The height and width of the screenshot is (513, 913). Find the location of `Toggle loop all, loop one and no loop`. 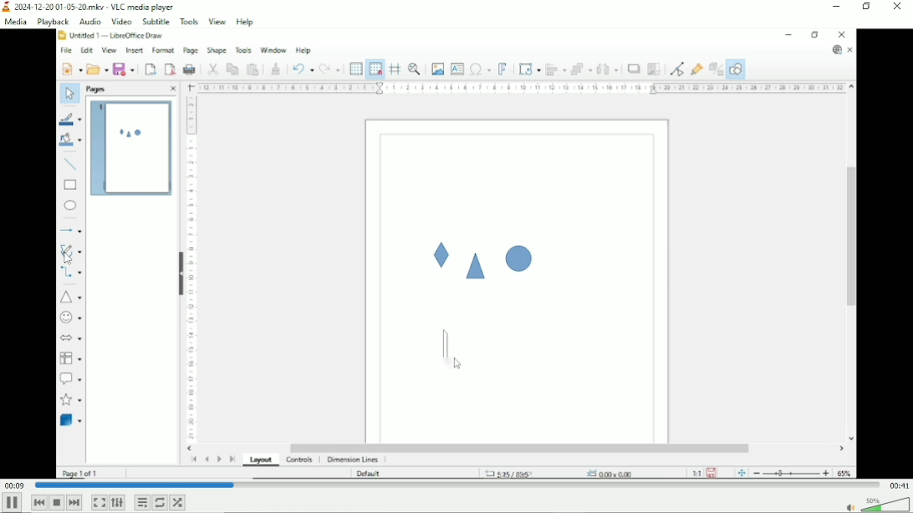

Toggle loop all, loop one and no loop is located at coordinates (159, 502).